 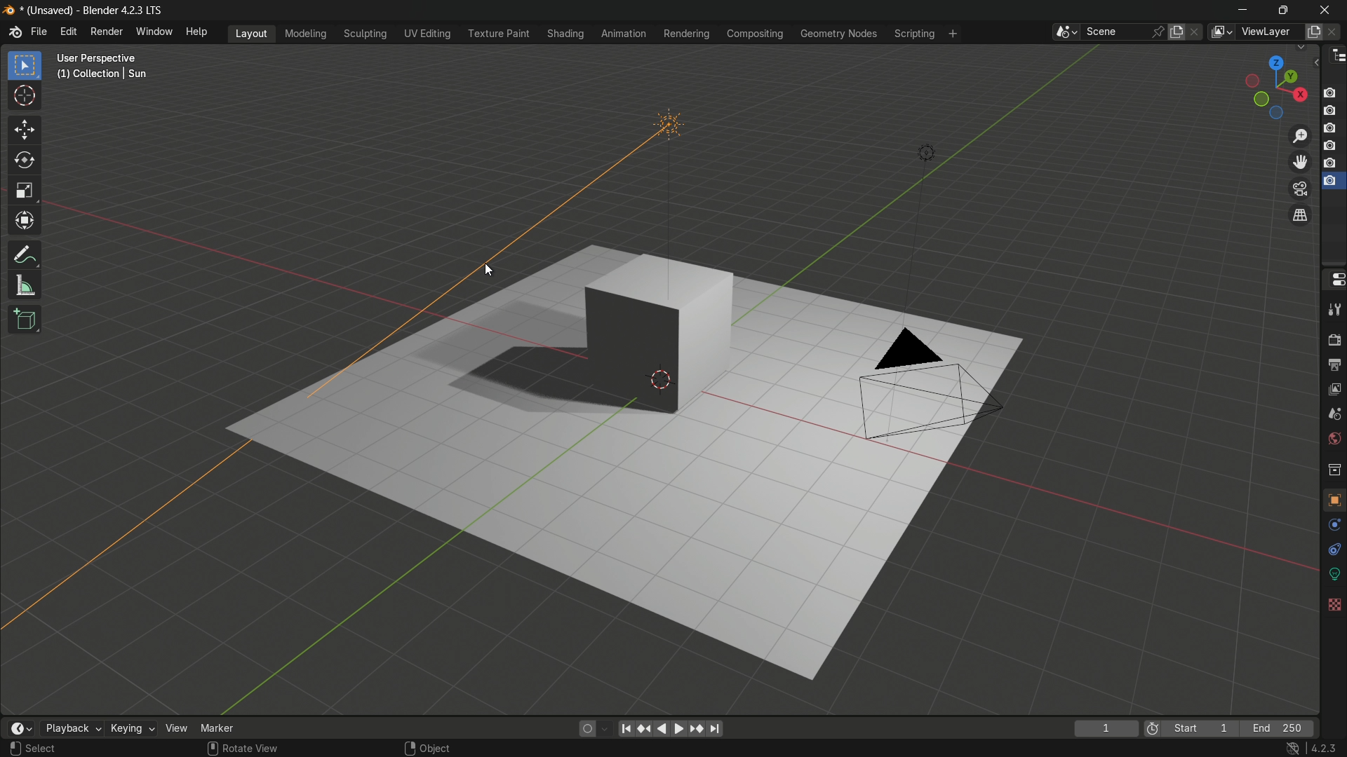 I want to click on close app, so click(x=1329, y=8).